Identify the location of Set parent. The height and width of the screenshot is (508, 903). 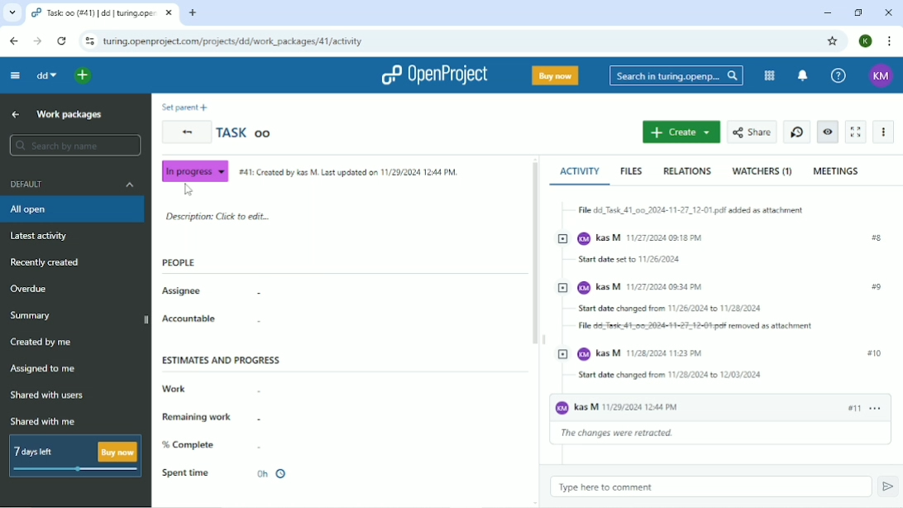
(184, 107).